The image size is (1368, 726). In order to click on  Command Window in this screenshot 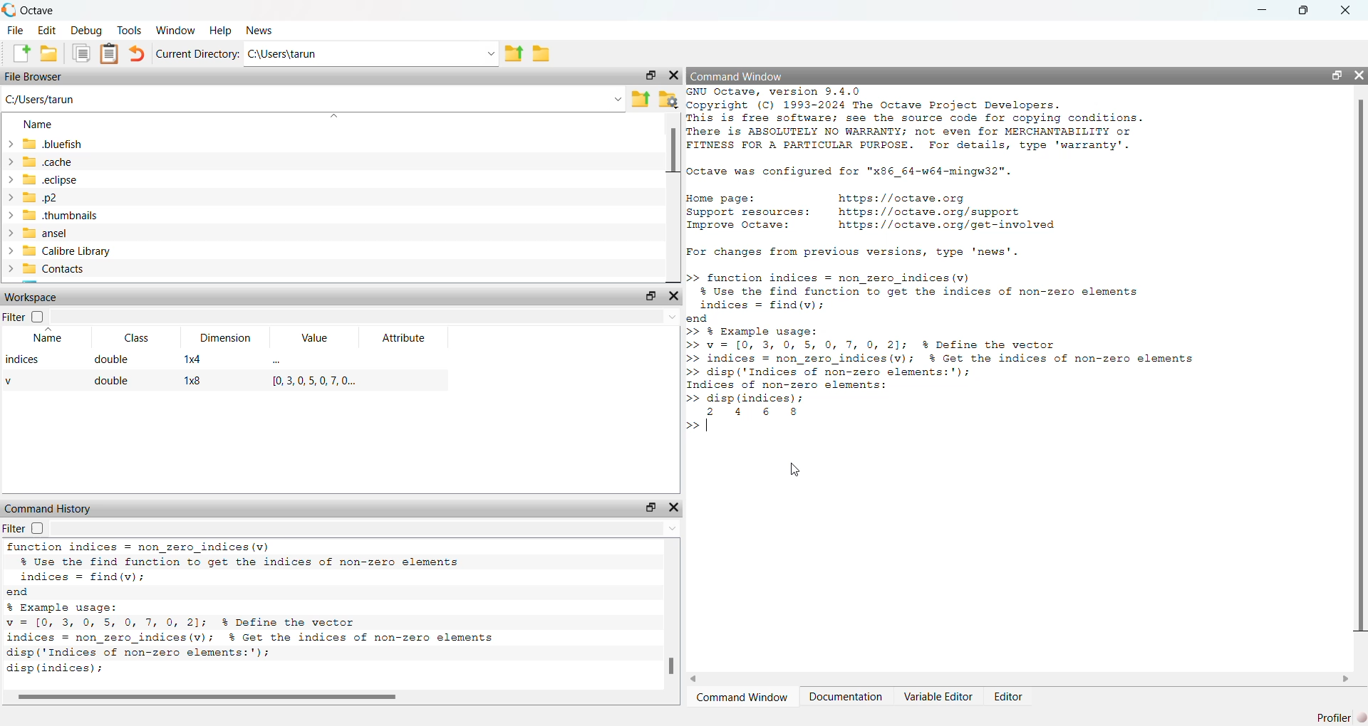, I will do `click(737, 77)`.